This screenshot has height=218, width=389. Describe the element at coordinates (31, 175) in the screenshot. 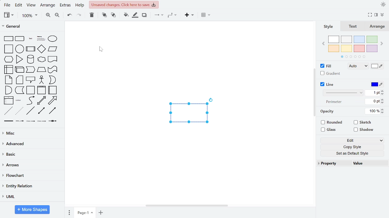

I see `flowchart` at that location.